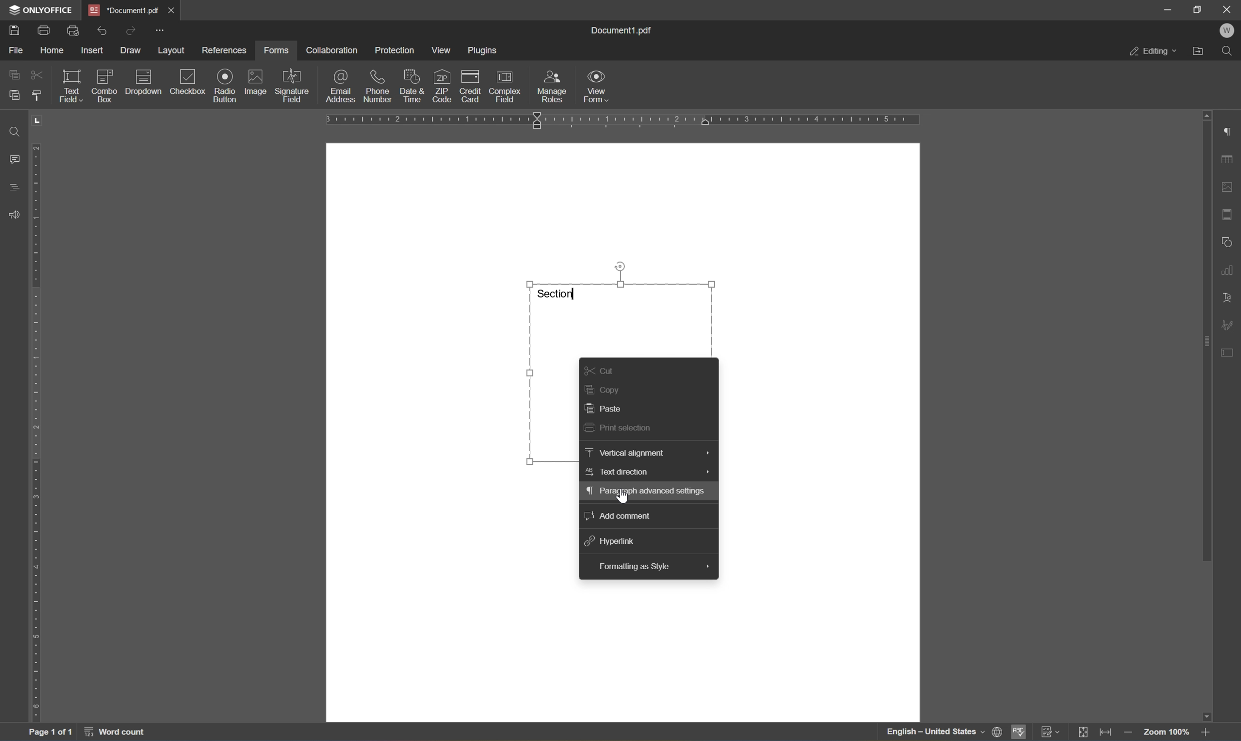  I want to click on Find, so click(1230, 53).